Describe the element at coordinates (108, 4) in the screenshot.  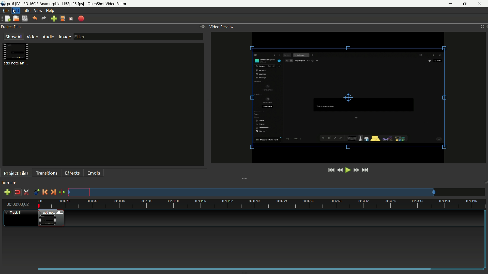
I see `app name` at that location.